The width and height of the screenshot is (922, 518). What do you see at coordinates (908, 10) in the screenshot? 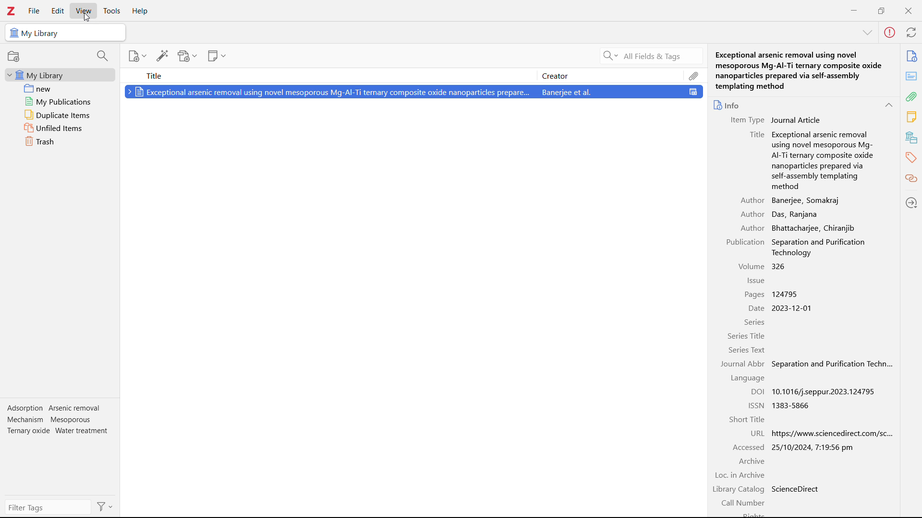
I see `close` at bounding box center [908, 10].